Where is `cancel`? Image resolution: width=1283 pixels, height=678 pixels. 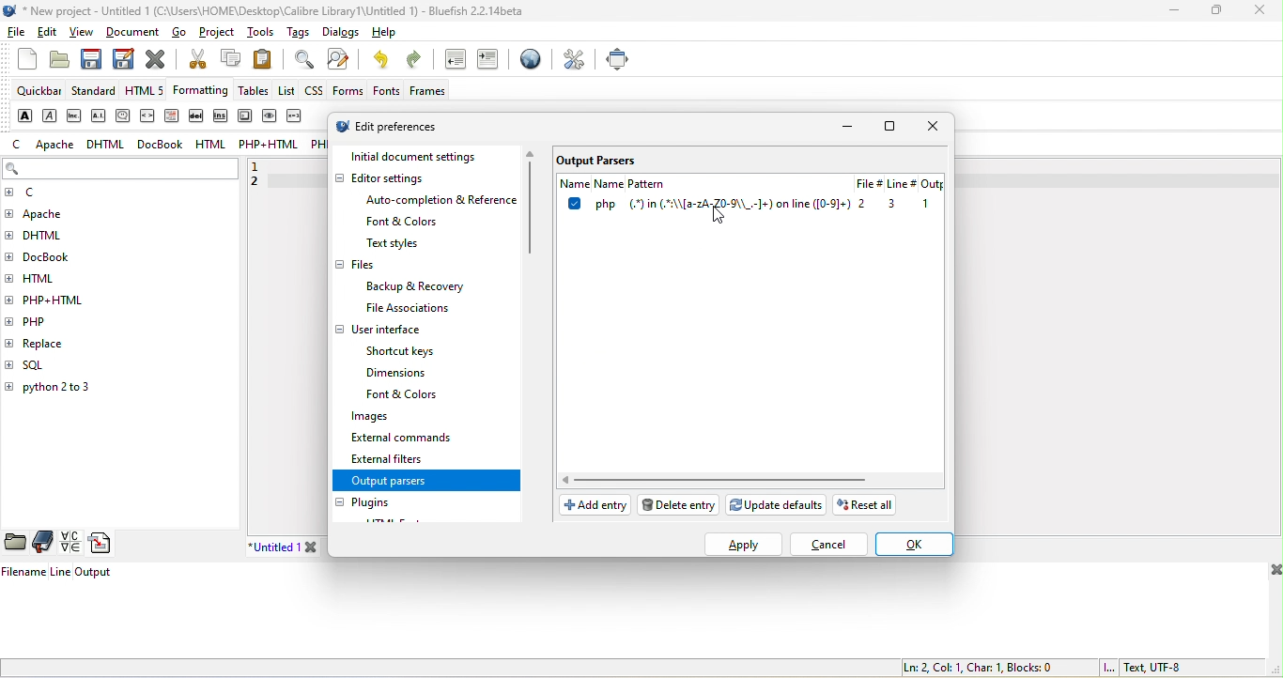
cancel is located at coordinates (835, 547).